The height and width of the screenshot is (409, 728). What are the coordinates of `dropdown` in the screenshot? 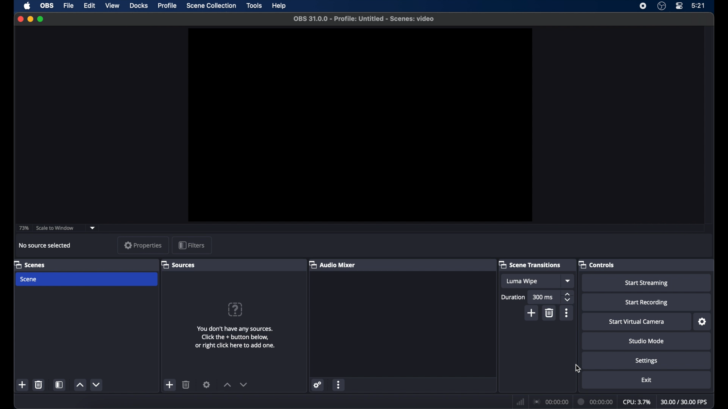 It's located at (93, 228).